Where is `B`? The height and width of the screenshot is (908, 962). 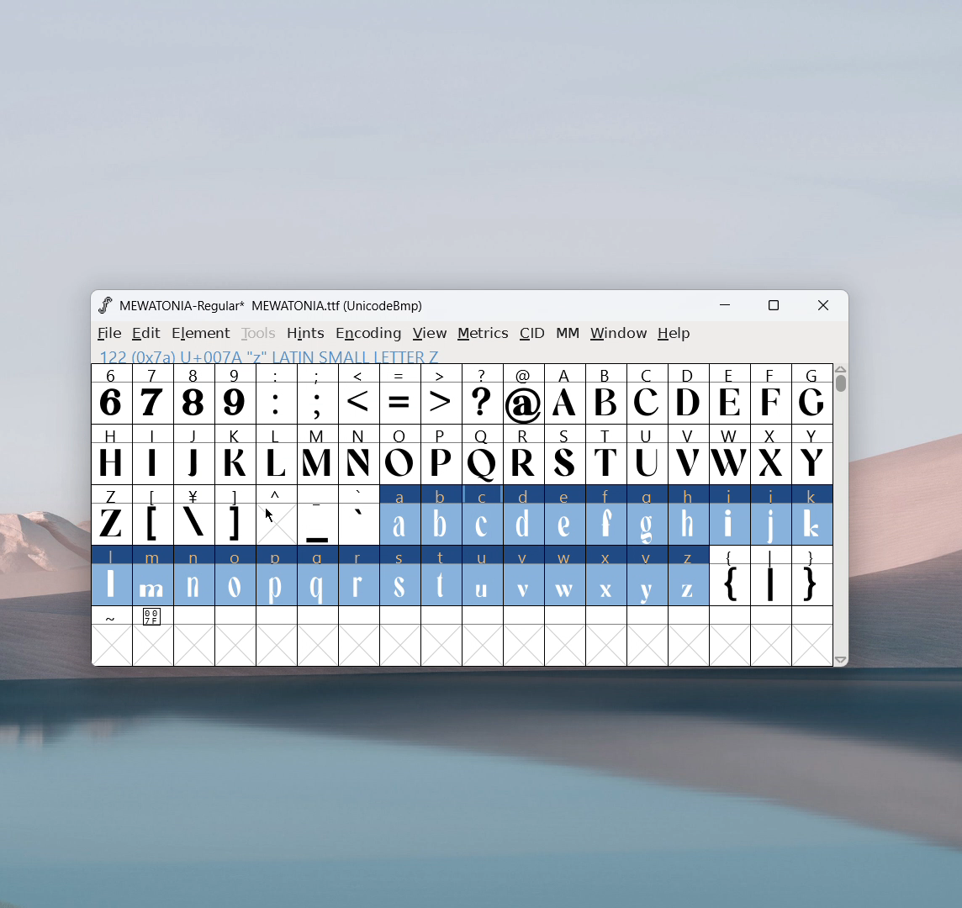
B is located at coordinates (605, 394).